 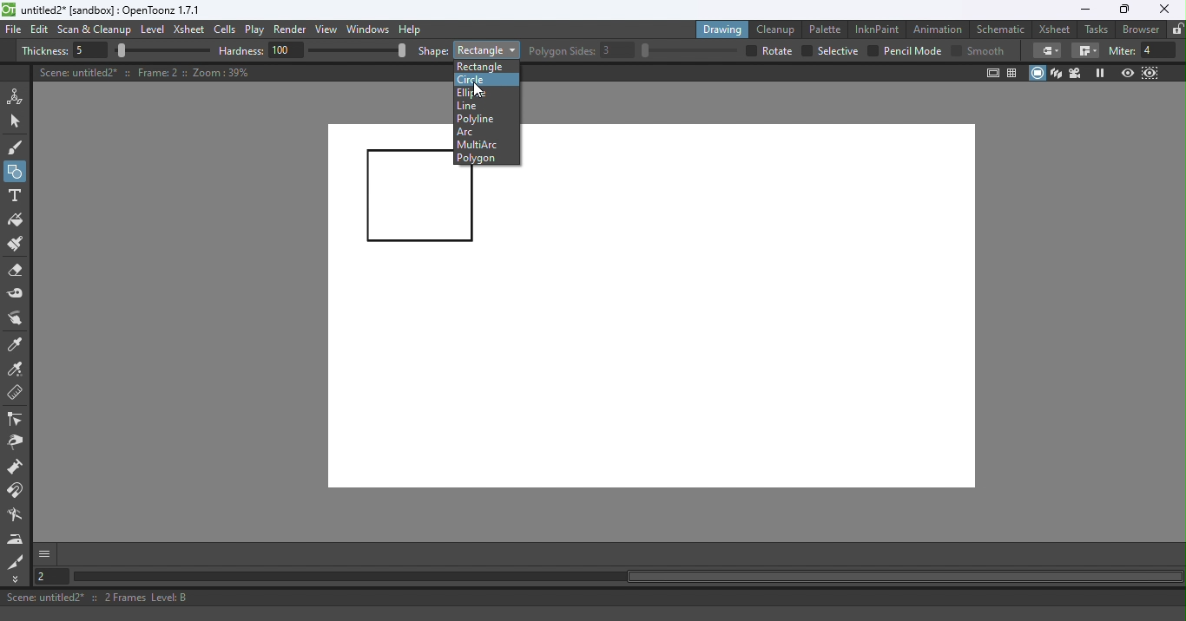 What do you see at coordinates (1138, 29) in the screenshot?
I see `Browser` at bounding box center [1138, 29].